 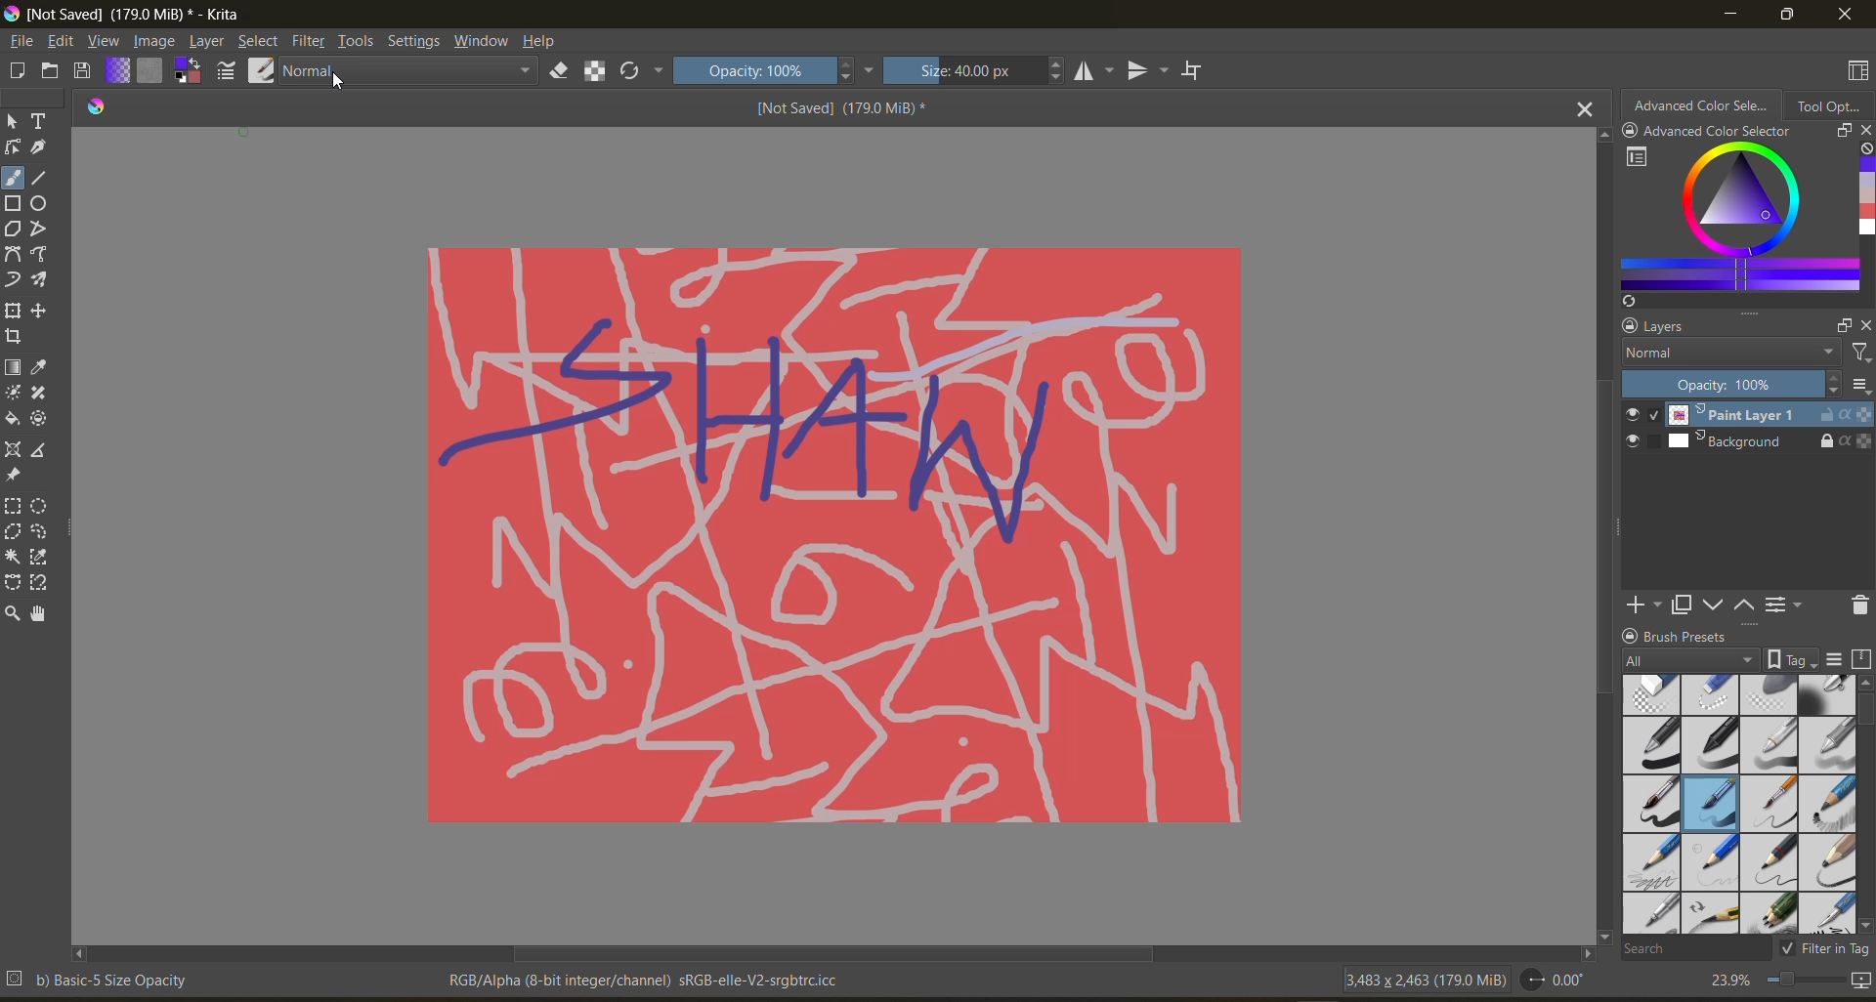 What do you see at coordinates (1732, 385) in the screenshot?
I see `Opacity: 100%` at bounding box center [1732, 385].